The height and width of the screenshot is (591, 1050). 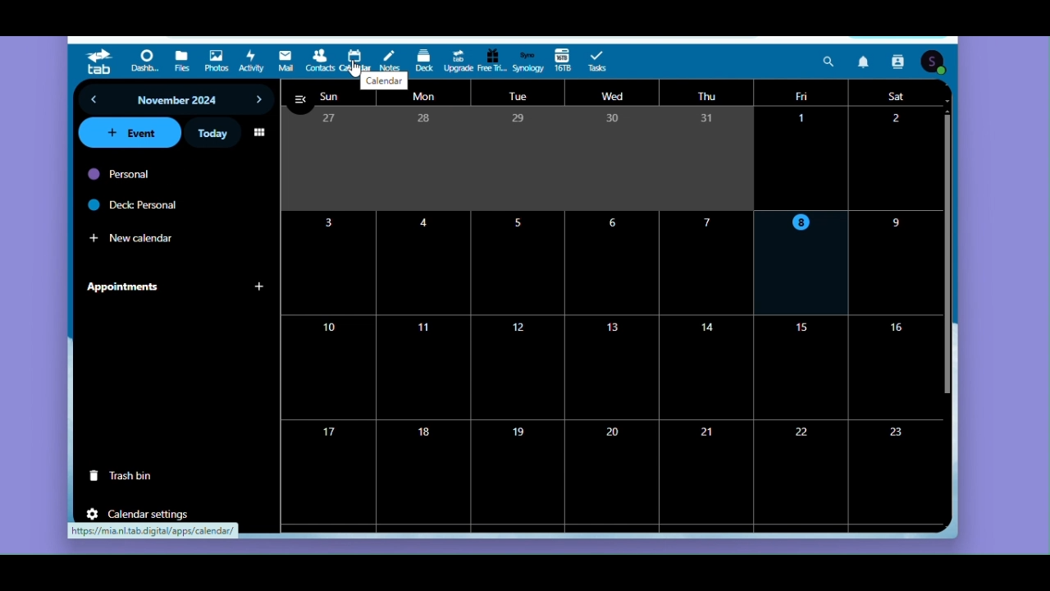 What do you see at coordinates (602, 61) in the screenshot?
I see `Tasks` at bounding box center [602, 61].